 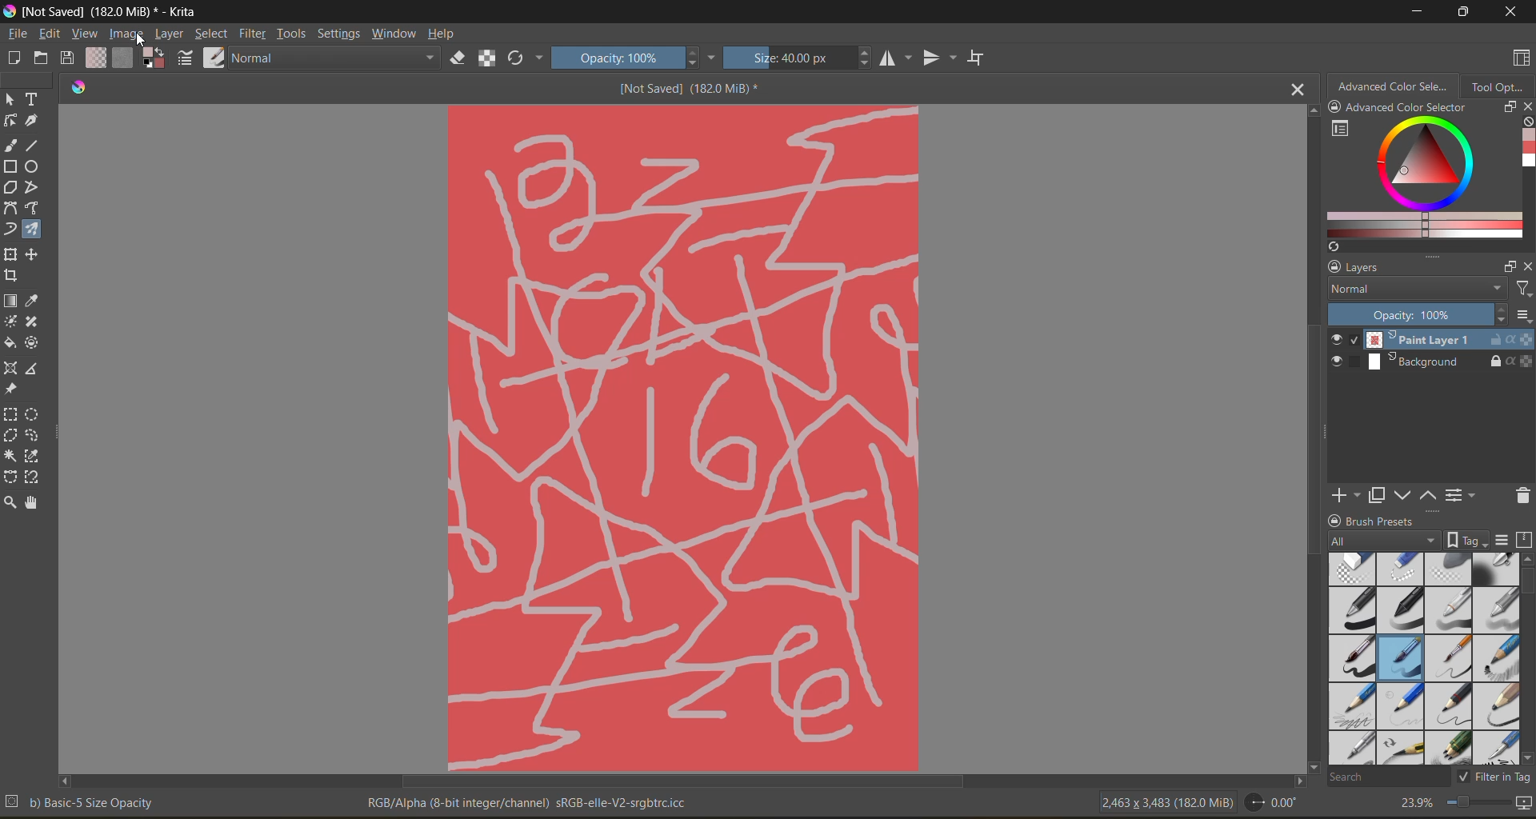 I want to click on window, so click(x=398, y=36).